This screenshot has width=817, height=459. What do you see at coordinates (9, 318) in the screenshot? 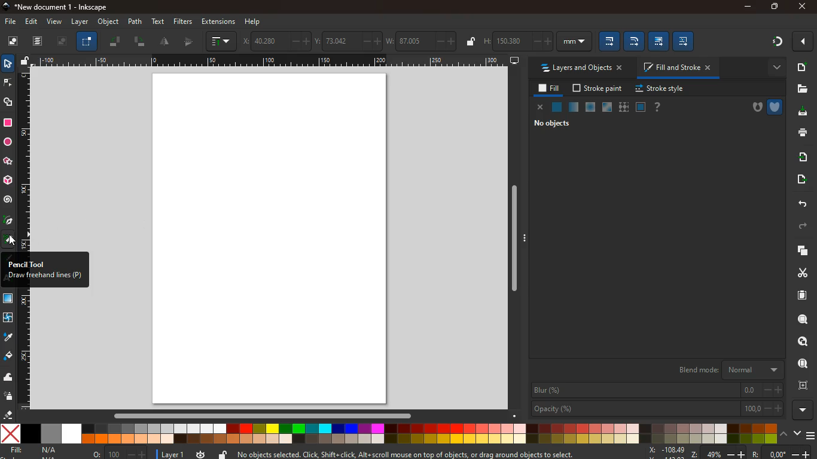
I see `twist` at bounding box center [9, 318].